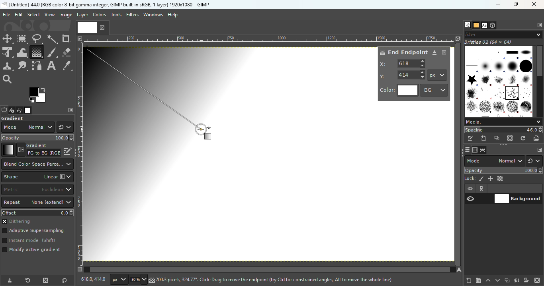 This screenshot has height=286, width=544. What do you see at coordinates (11, 111) in the screenshot?
I see `Open the device status dialog` at bounding box center [11, 111].